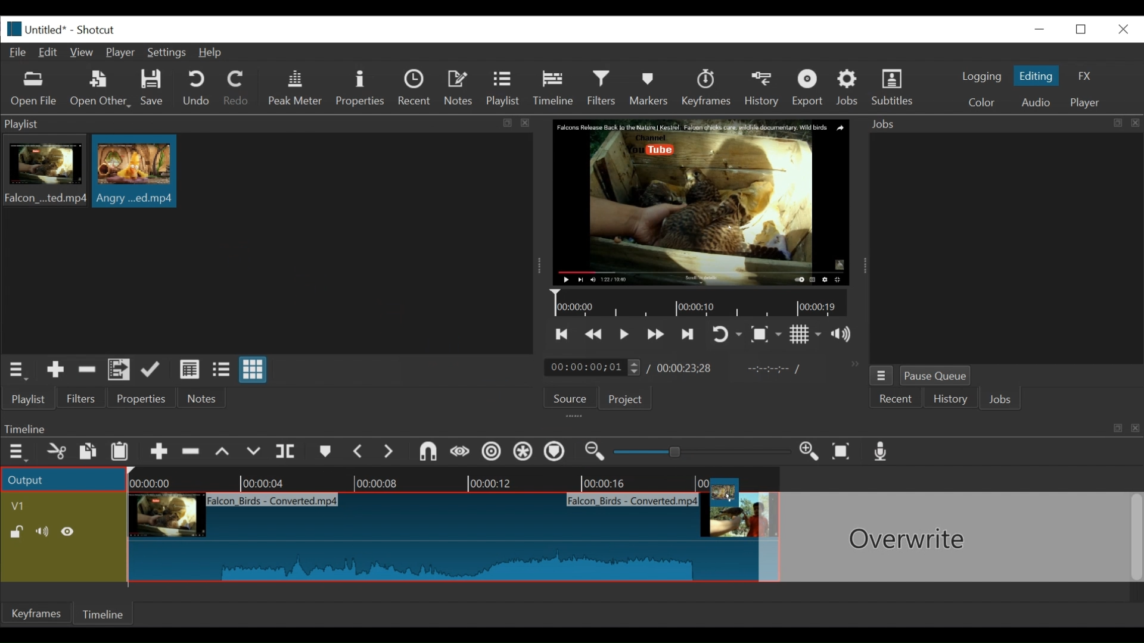  What do you see at coordinates (557, 453) in the screenshot?
I see `Ripple markers` at bounding box center [557, 453].